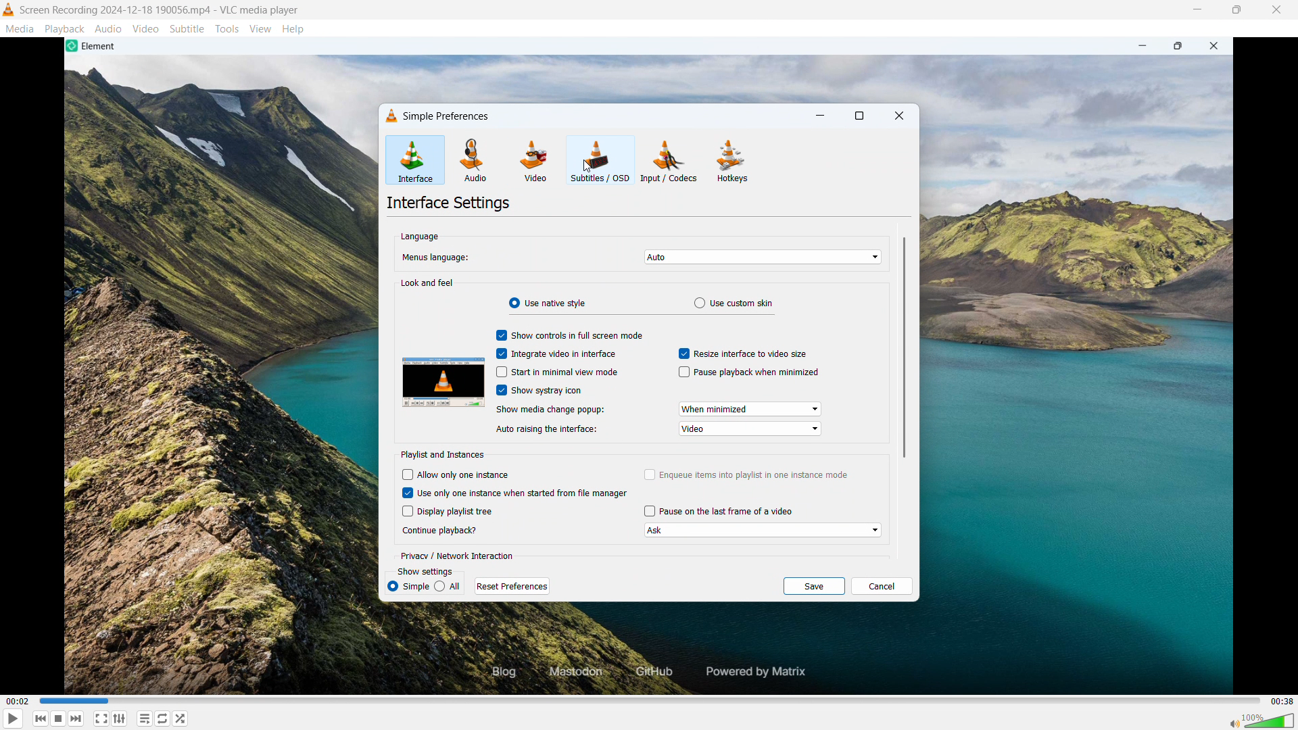 This screenshot has height=730, width=1298. I want to click on checkbox, so click(648, 476).